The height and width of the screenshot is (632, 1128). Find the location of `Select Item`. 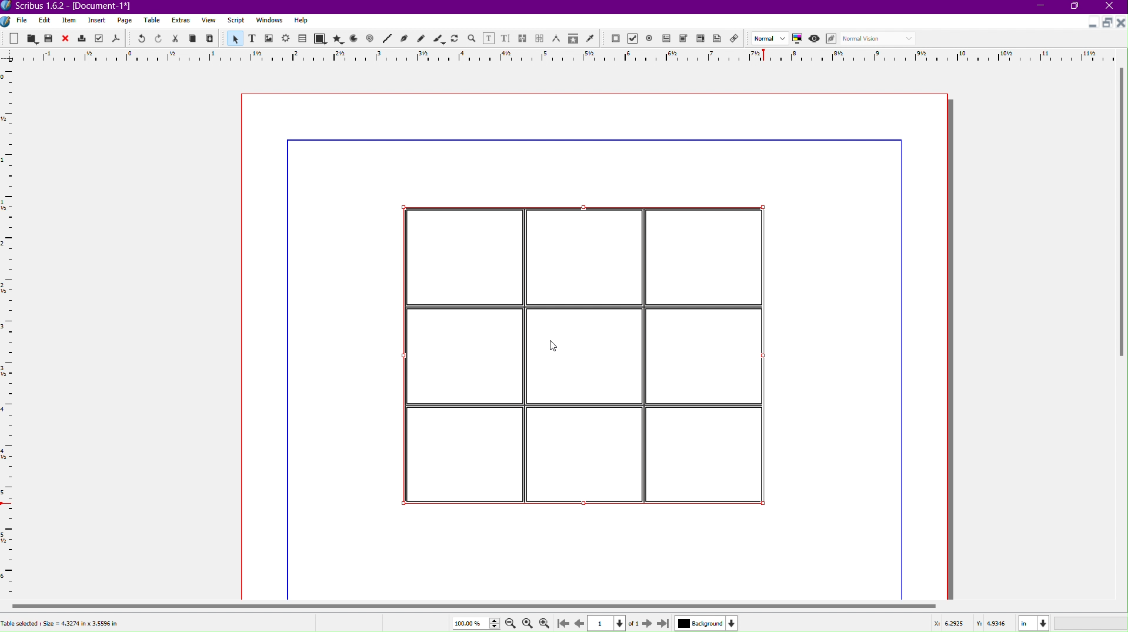

Select Item is located at coordinates (233, 38).